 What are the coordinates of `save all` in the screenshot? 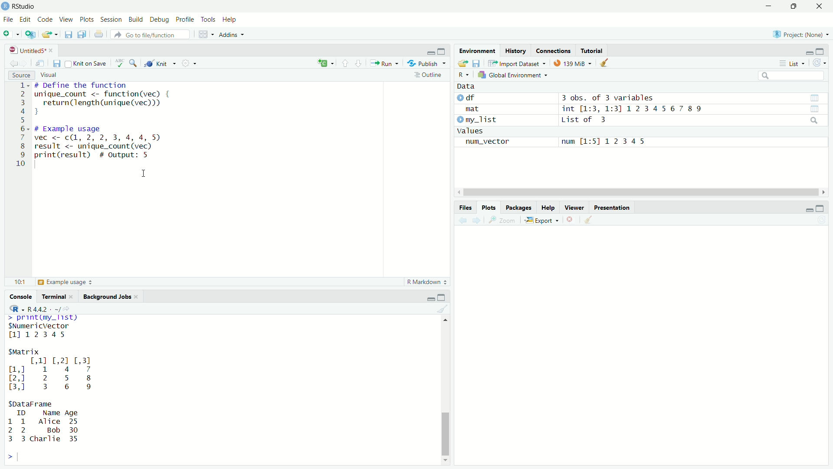 It's located at (82, 34).